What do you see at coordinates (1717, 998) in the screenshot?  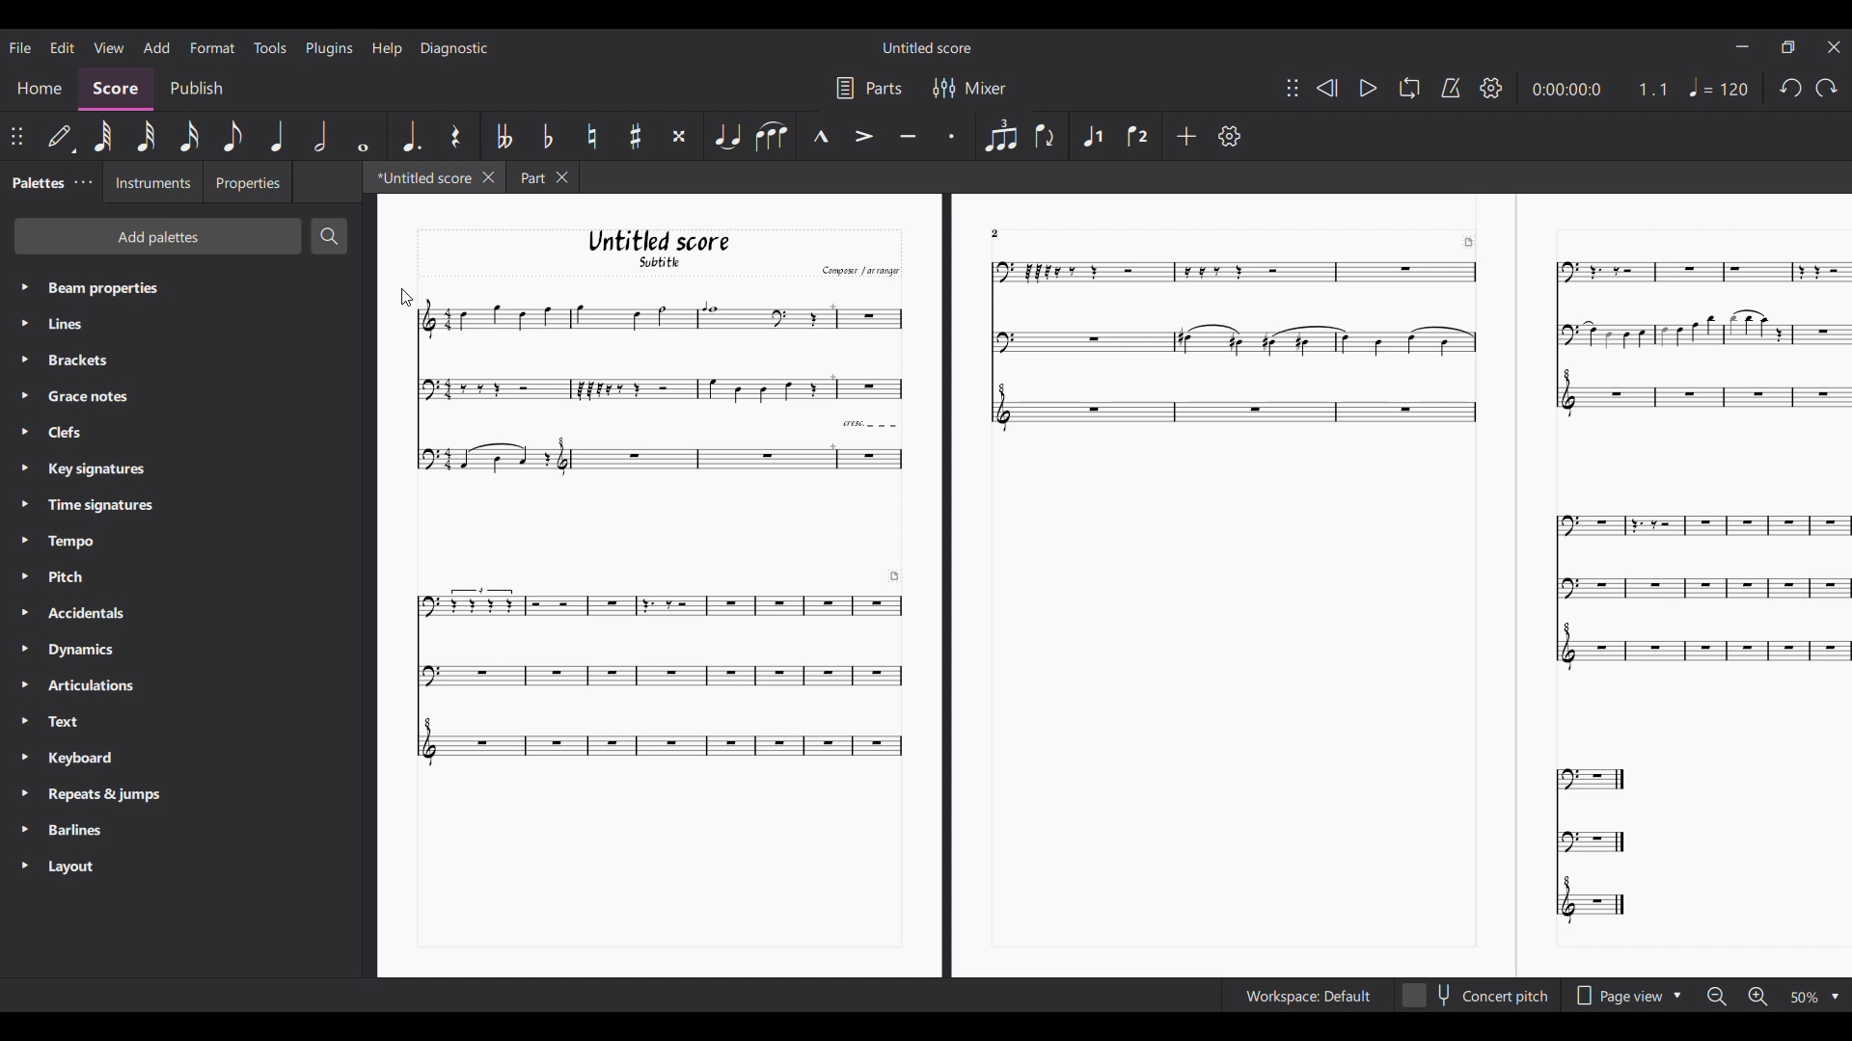 I see `Zoom out` at bounding box center [1717, 998].